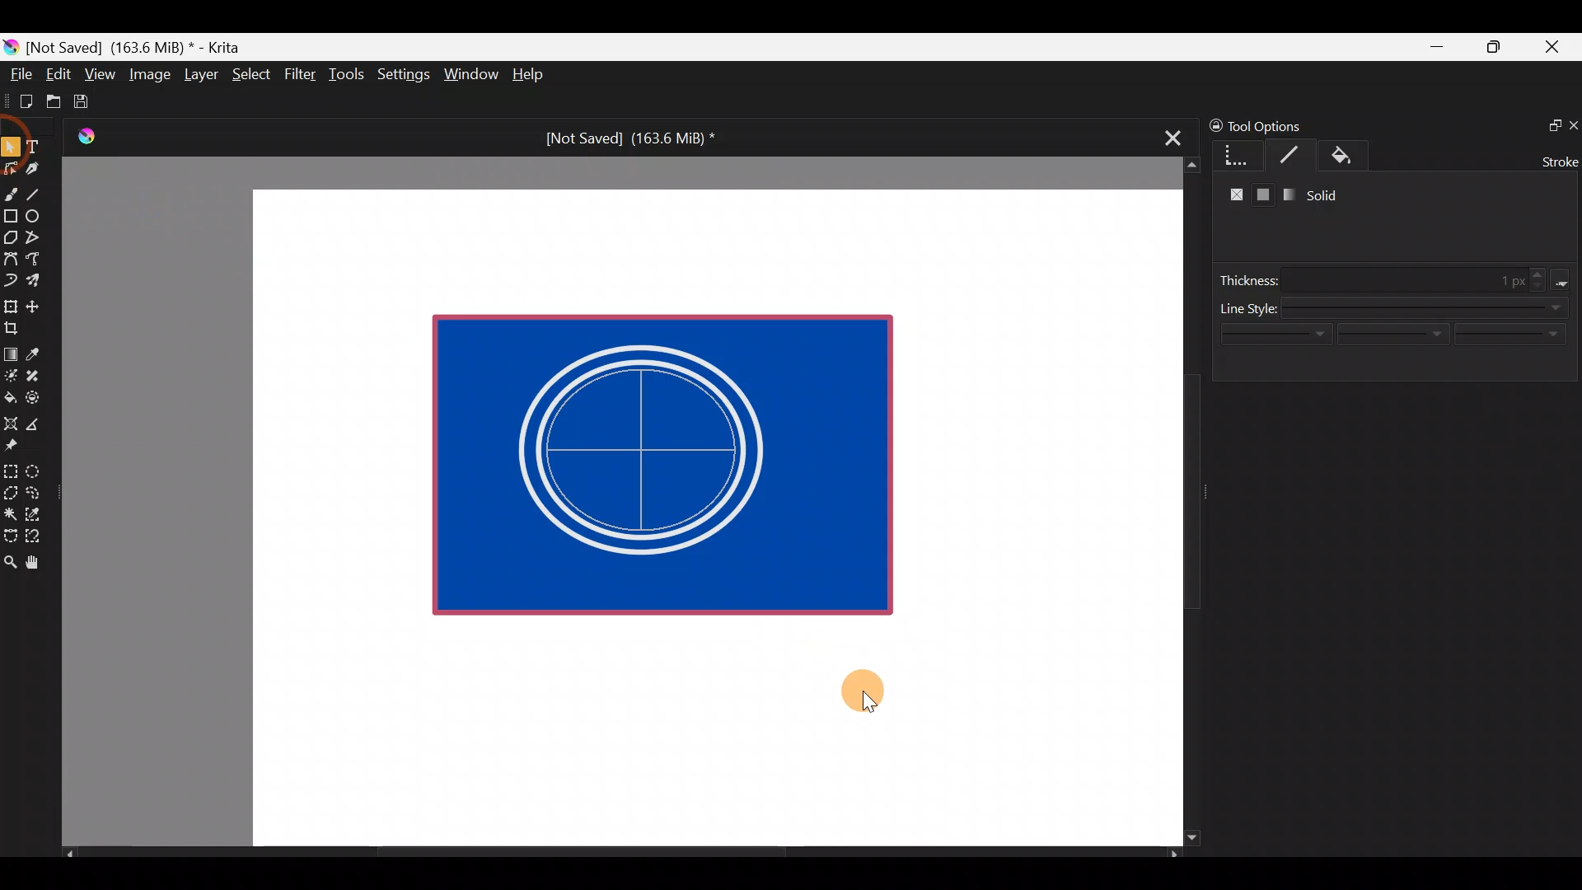 This screenshot has height=890, width=1582. I want to click on Enclose & fill tool, so click(36, 395).